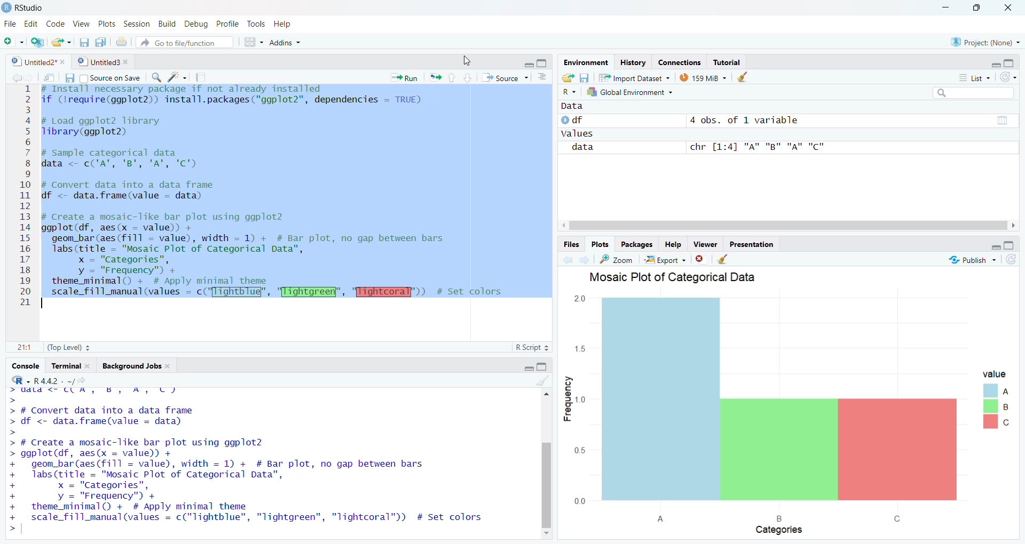 Image resolution: width=1025 pixels, height=544 pixels. Describe the element at coordinates (666, 259) in the screenshot. I see `Export` at that location.